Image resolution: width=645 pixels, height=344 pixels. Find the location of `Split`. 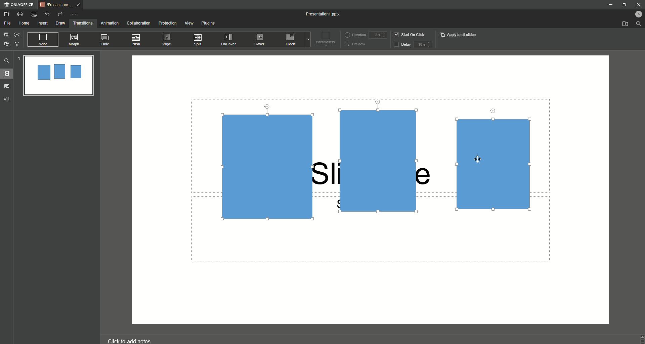

Split is located at coordinates (199, 40).